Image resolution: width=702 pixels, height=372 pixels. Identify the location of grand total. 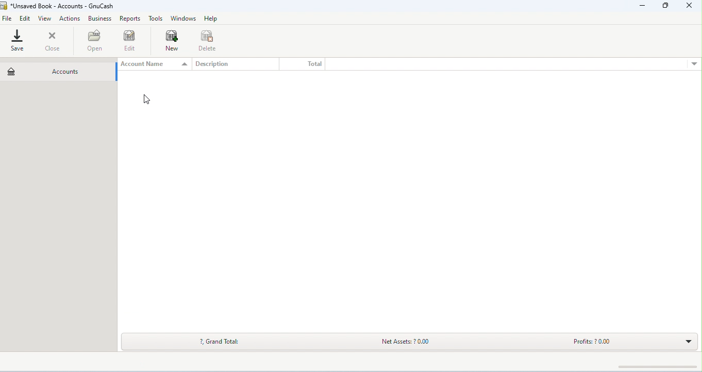
(223, 342).